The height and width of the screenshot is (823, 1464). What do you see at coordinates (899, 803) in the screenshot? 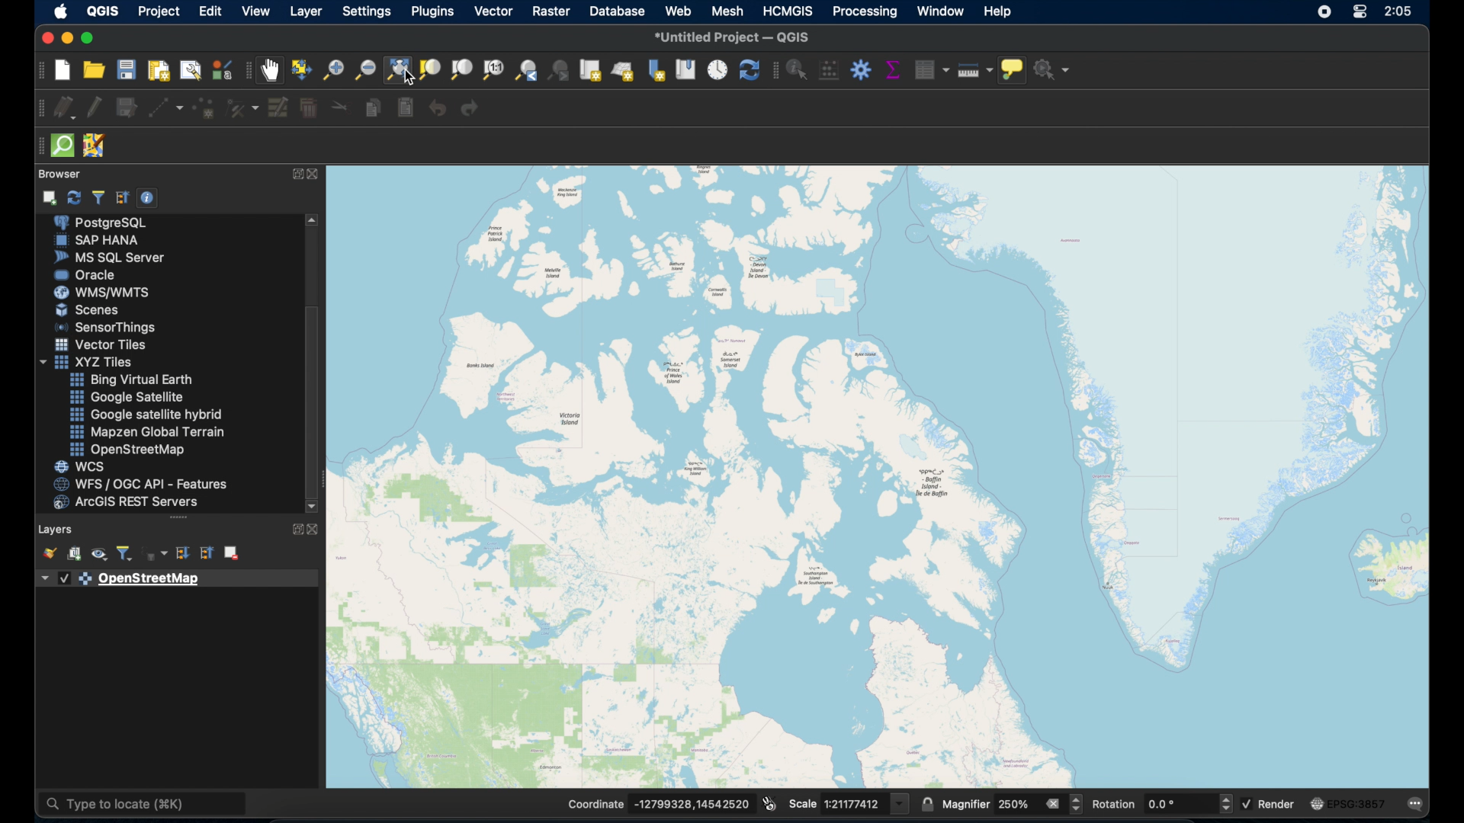
I see `` at bounding box center [899, 803].